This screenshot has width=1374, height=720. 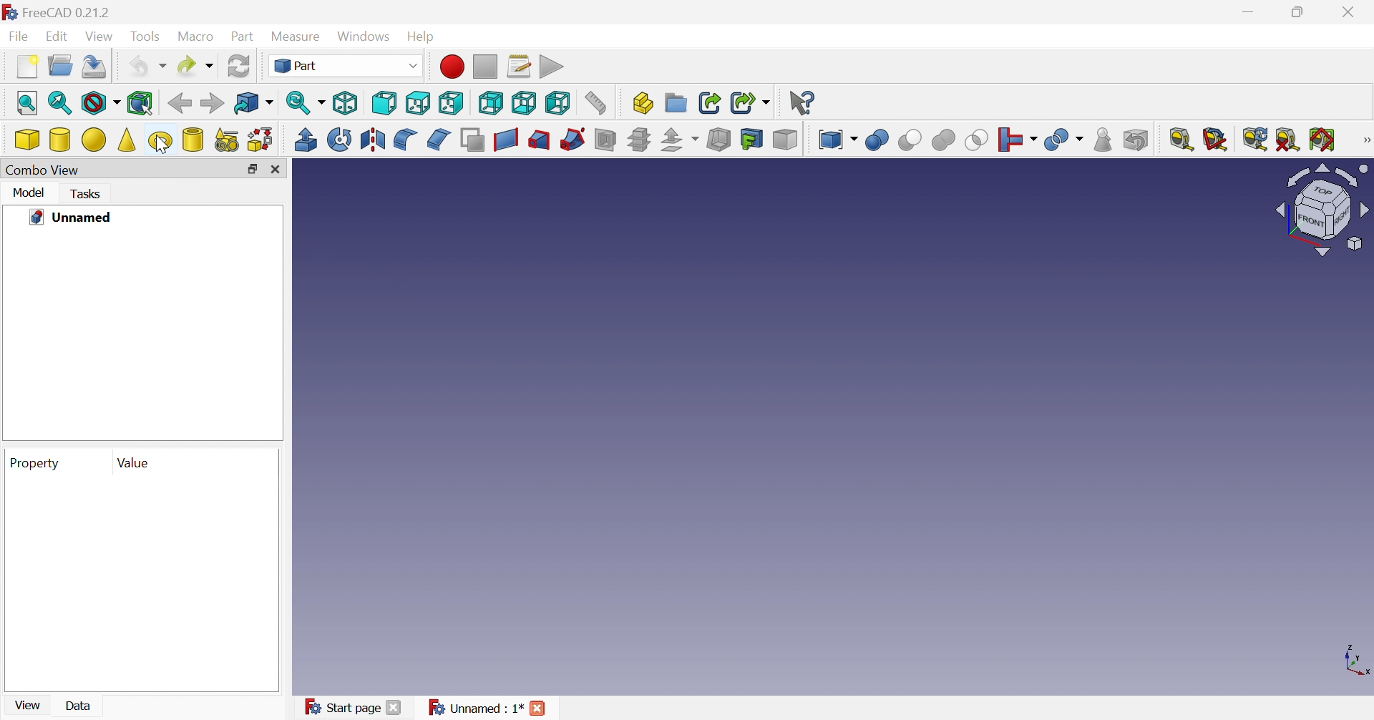 I want to click on Boundary box, so click(x=144, y=103).